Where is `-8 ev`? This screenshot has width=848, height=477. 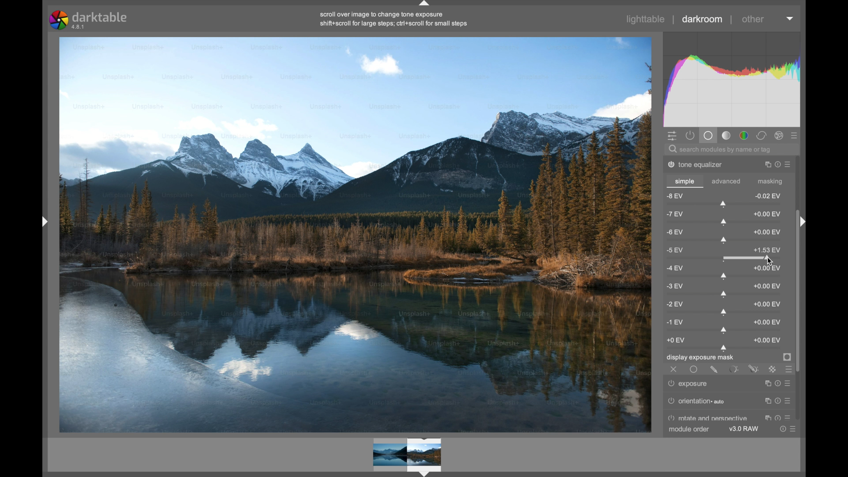
-8 ev is located at coordinates (675, 196).